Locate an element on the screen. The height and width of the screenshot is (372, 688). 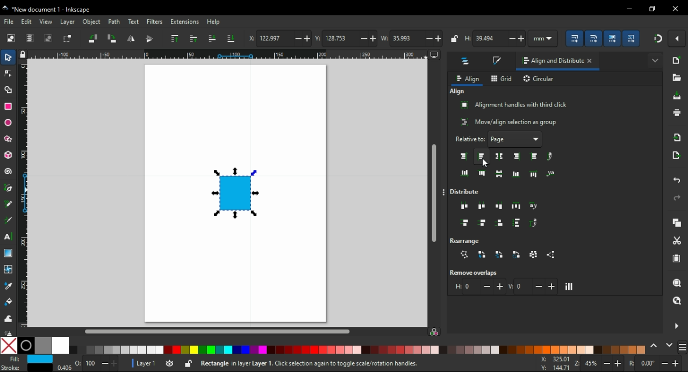
file is located at coordinates (10, 22).